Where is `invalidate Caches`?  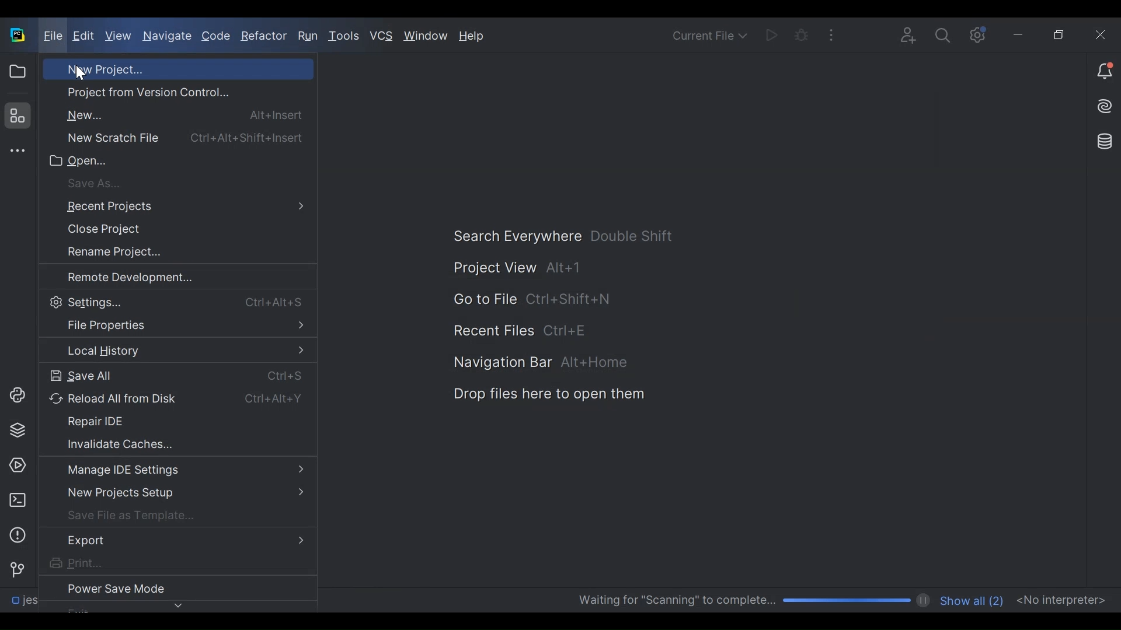 invalidate Caches is located at coordinates (162, 443).